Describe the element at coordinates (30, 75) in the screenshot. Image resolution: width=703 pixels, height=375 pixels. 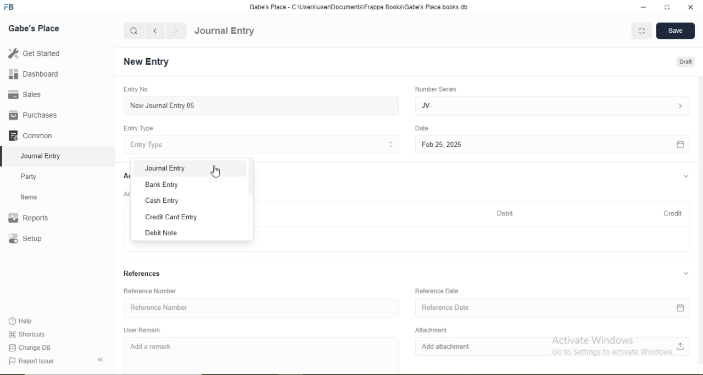
I see `Dashboard` at that location.